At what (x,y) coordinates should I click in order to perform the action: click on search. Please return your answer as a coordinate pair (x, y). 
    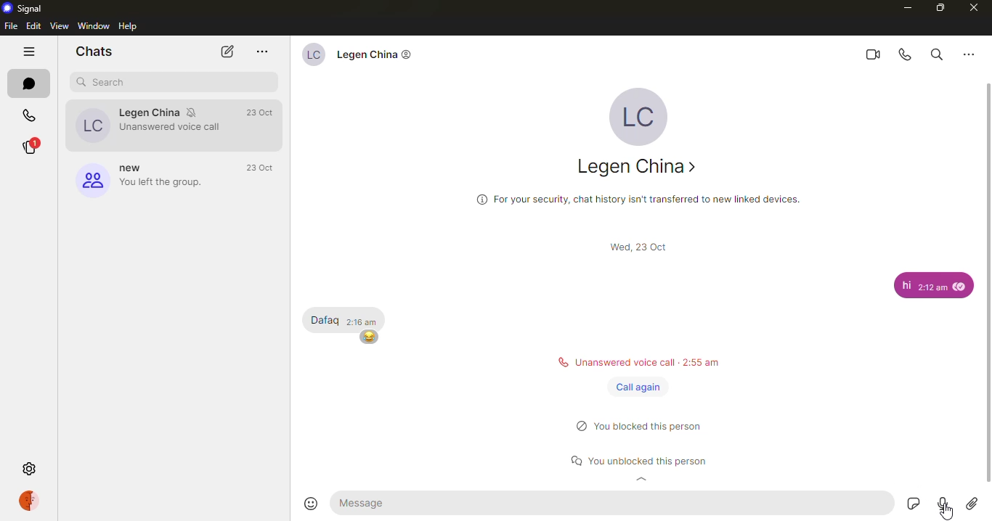
    Looking at the image, I should click on (105, 82).